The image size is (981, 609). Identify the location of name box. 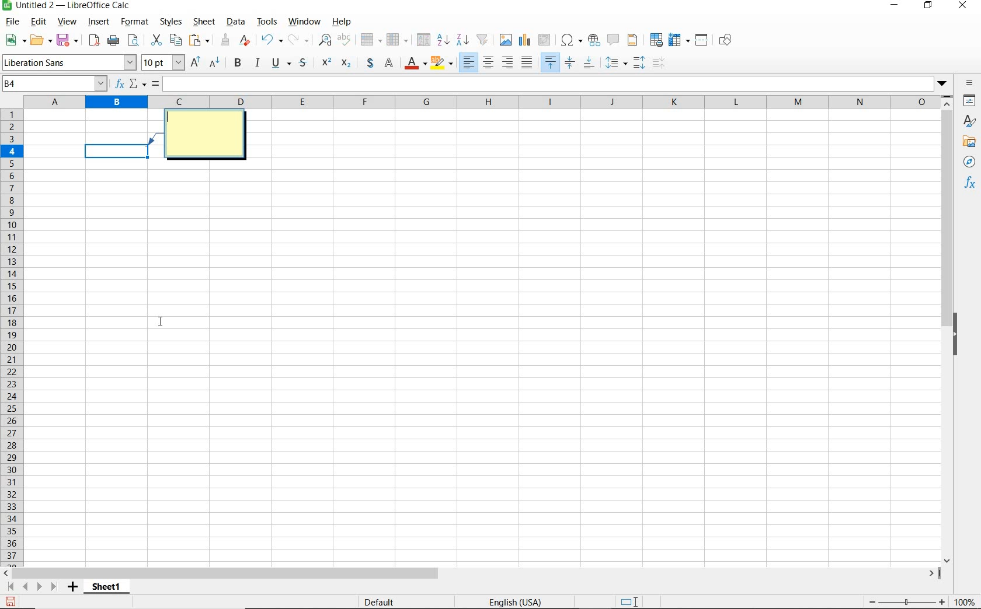
(55, 84).